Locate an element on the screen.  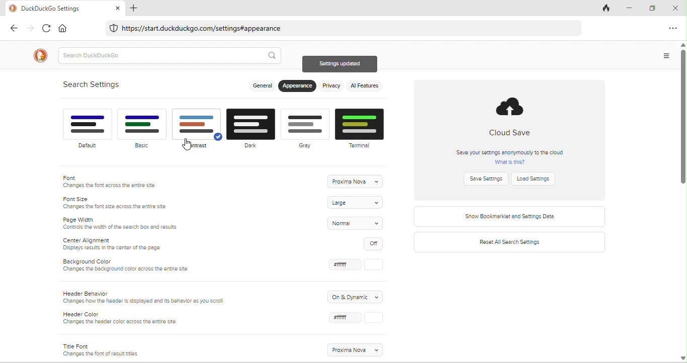
home is located at coordinates (63, 28).